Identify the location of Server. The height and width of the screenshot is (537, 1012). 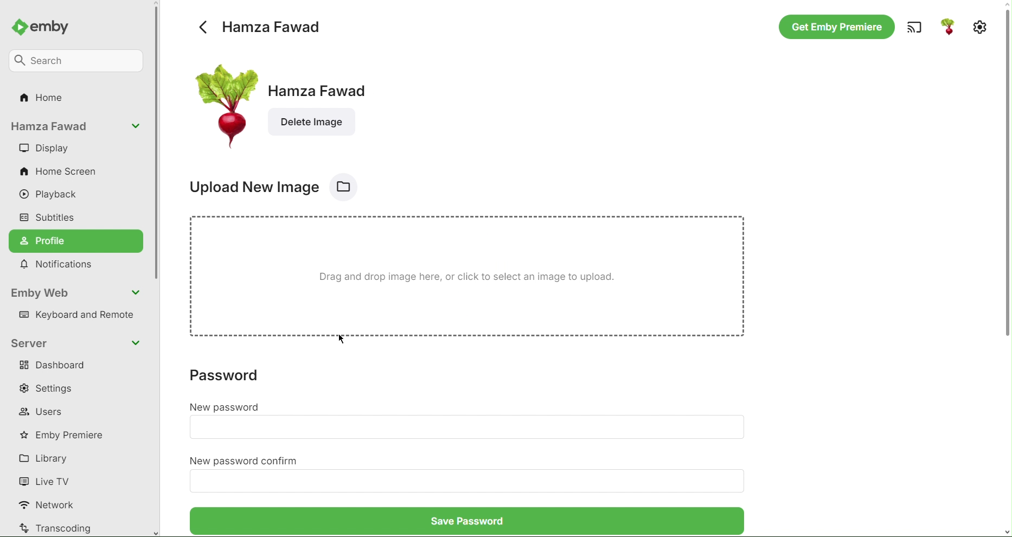
(77, 342).